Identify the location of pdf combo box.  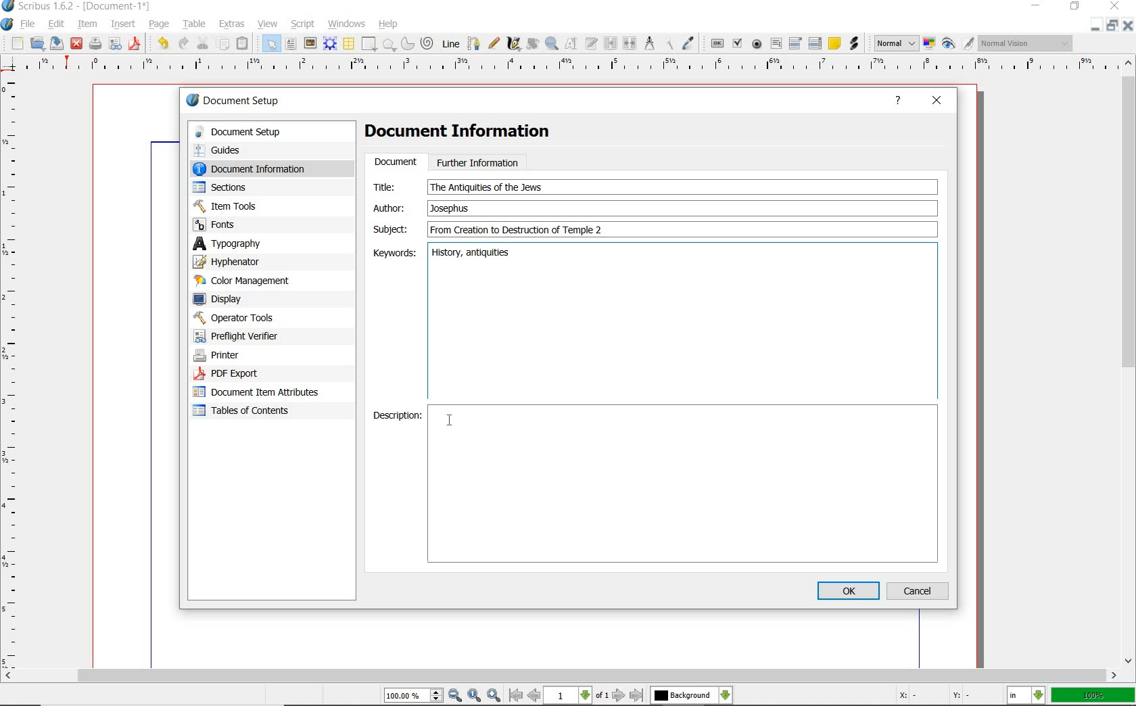
(796, 44).